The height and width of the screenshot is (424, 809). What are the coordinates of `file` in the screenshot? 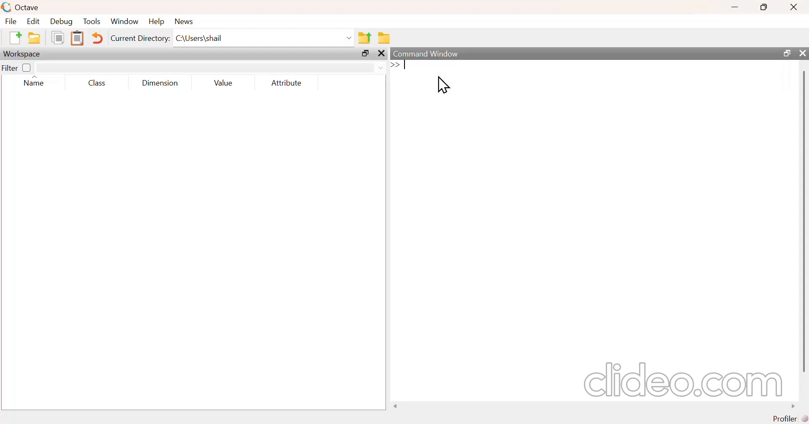 It's located at (10, 21).